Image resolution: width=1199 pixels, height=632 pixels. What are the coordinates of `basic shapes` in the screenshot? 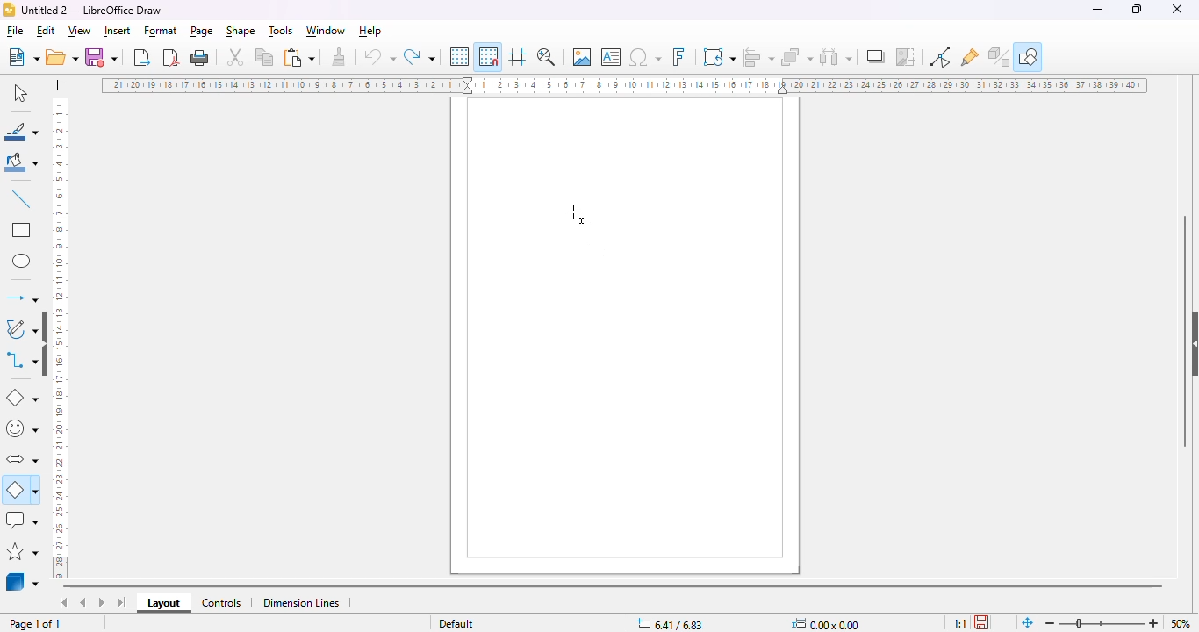 It's located at (23, 398).